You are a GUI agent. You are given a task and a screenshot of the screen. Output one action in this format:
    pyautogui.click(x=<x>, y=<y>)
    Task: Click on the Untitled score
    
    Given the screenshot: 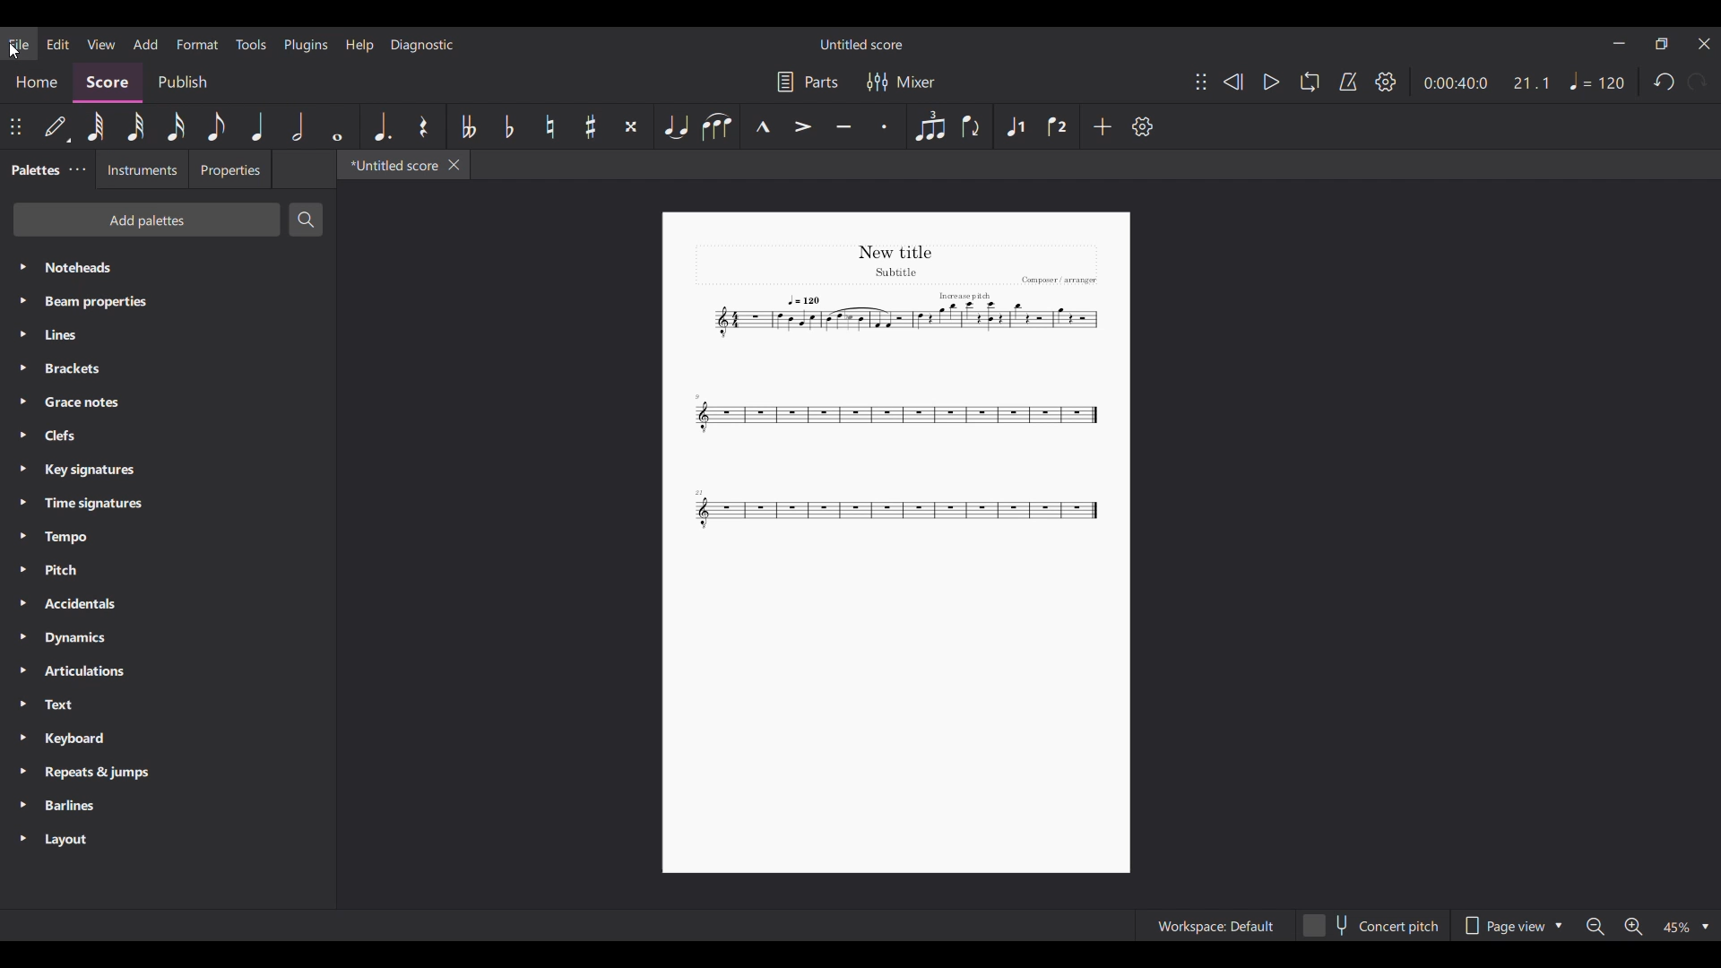 What is the action you would take?
    pyautogui.click(x=860, y=45)
    